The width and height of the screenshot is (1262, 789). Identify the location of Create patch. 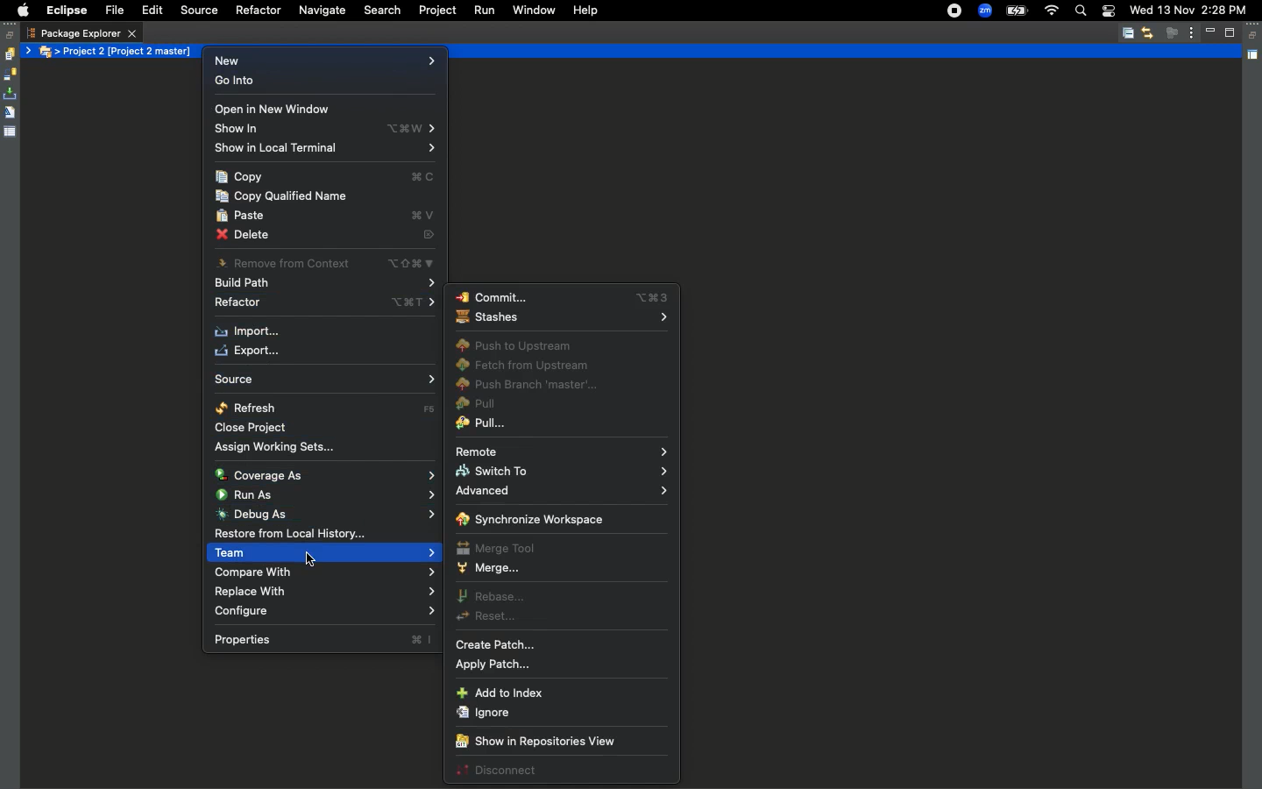
(500, 645).